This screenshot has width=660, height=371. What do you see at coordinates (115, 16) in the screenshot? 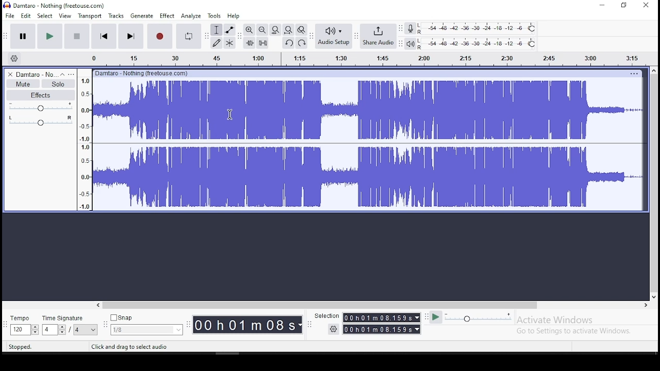
I see `tracks` at bounding box center [115, 16].